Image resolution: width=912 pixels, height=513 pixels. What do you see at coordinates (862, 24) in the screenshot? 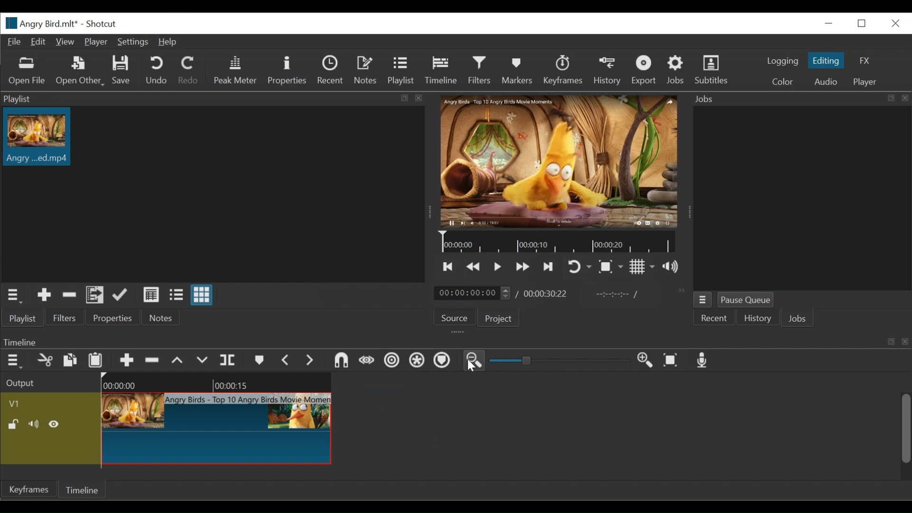
I see `Restore` at bounding box center [862, 24].